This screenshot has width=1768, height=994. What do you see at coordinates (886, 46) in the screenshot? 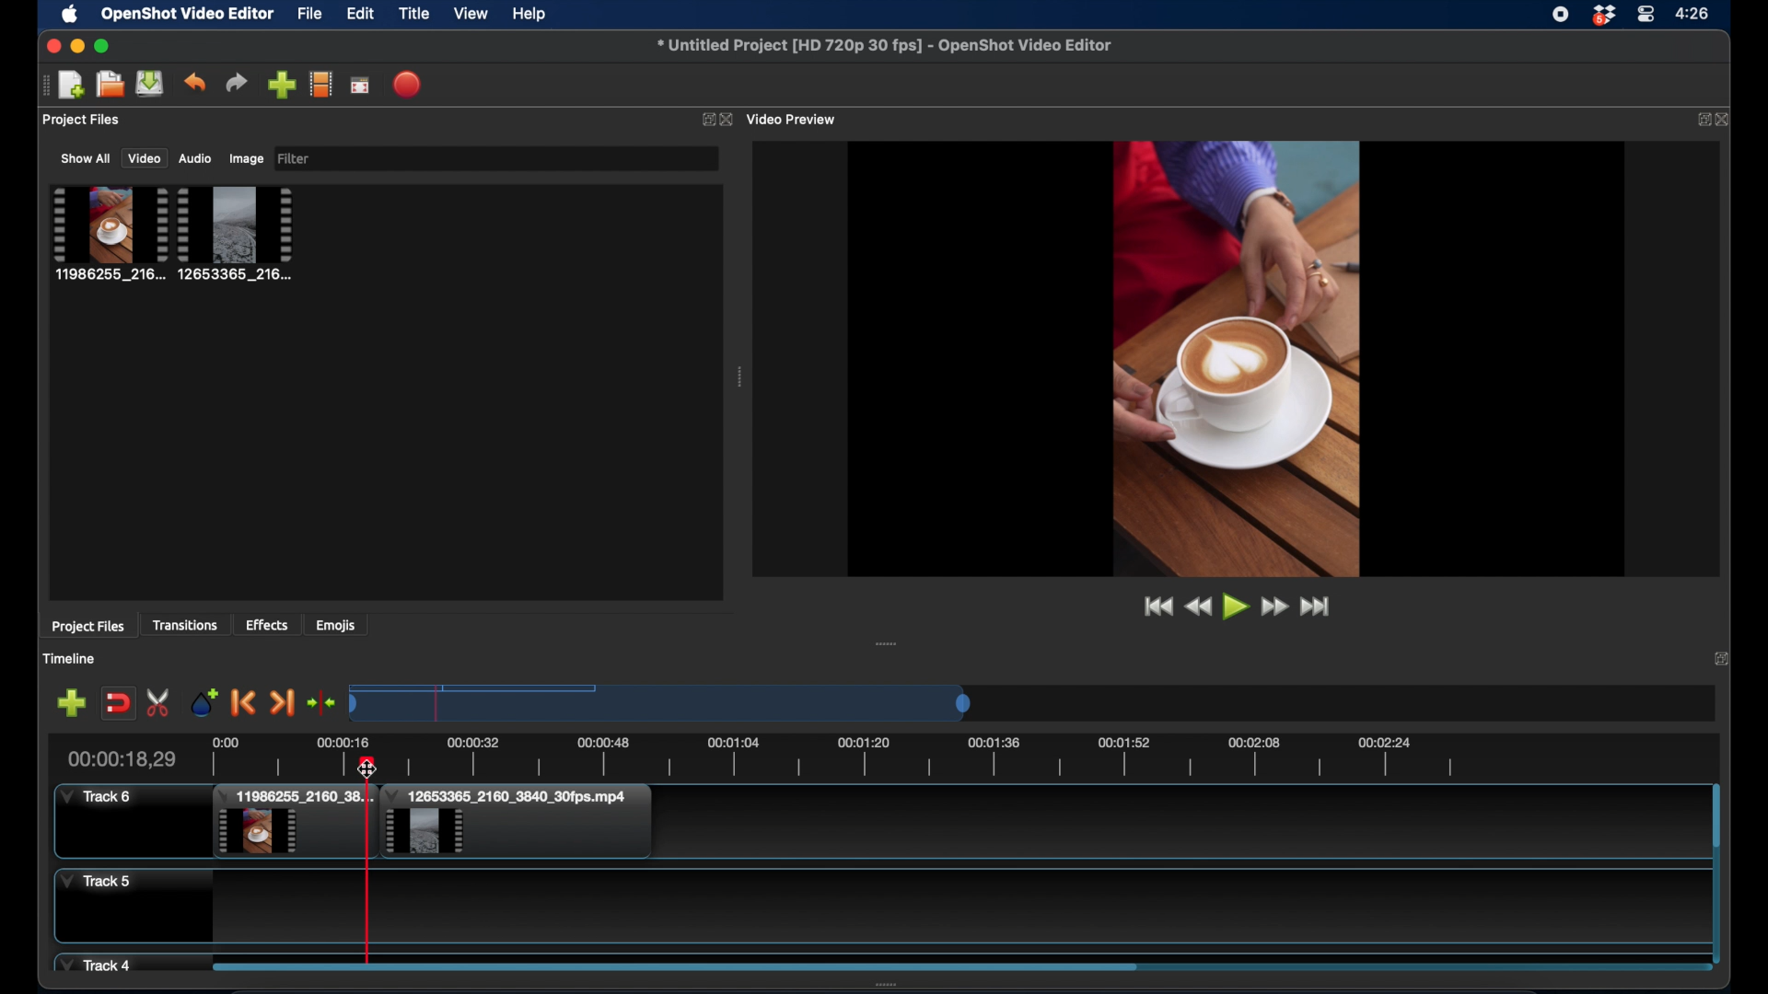
I see `file name` at bounding box center [886, 46].